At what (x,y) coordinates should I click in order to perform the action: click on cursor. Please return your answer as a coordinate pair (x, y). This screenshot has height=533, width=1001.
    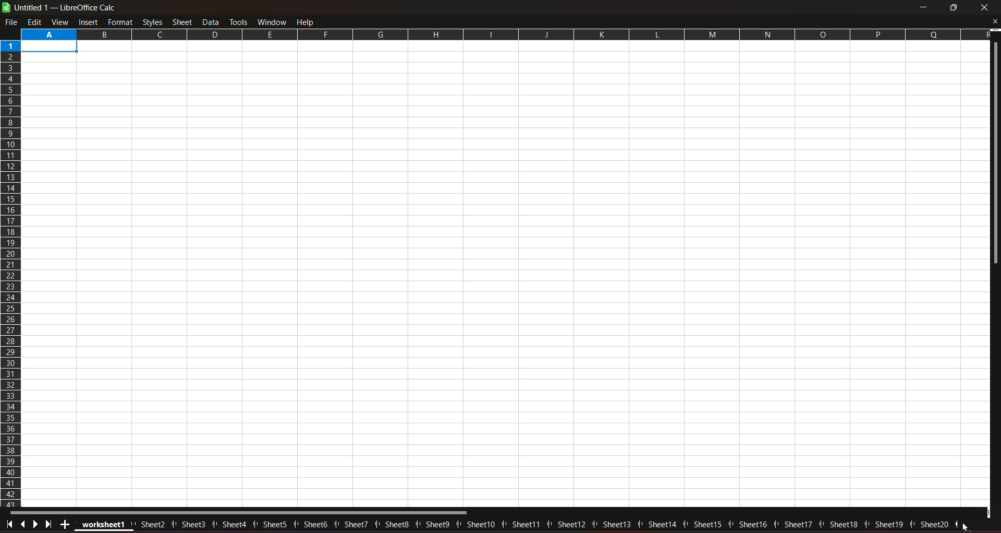
    Looking at the image, I should click on (966, 526).